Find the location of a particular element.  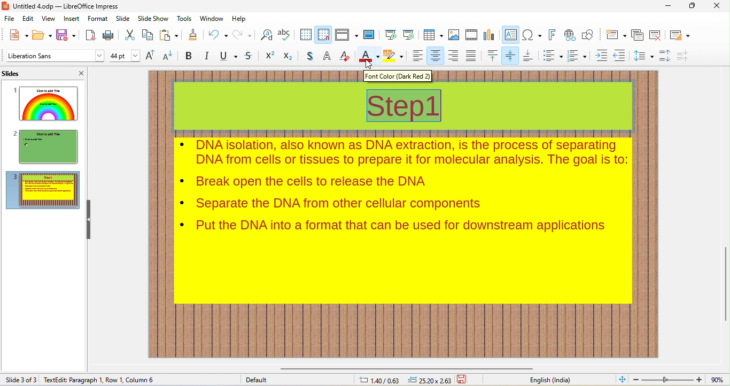

italics is located at coordinates (207, 57).